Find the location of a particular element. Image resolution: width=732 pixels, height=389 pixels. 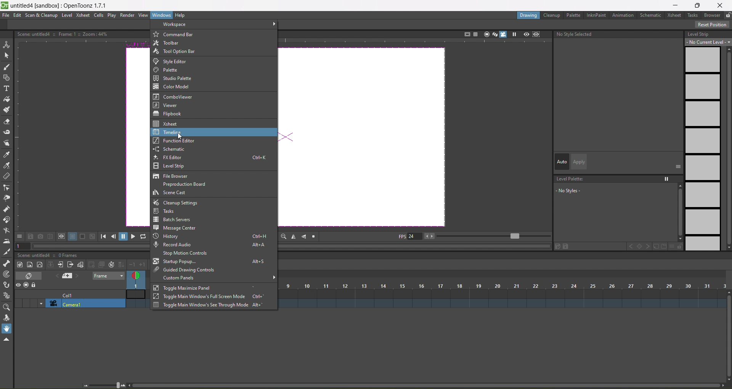

render is located at coordinates (128, 15).